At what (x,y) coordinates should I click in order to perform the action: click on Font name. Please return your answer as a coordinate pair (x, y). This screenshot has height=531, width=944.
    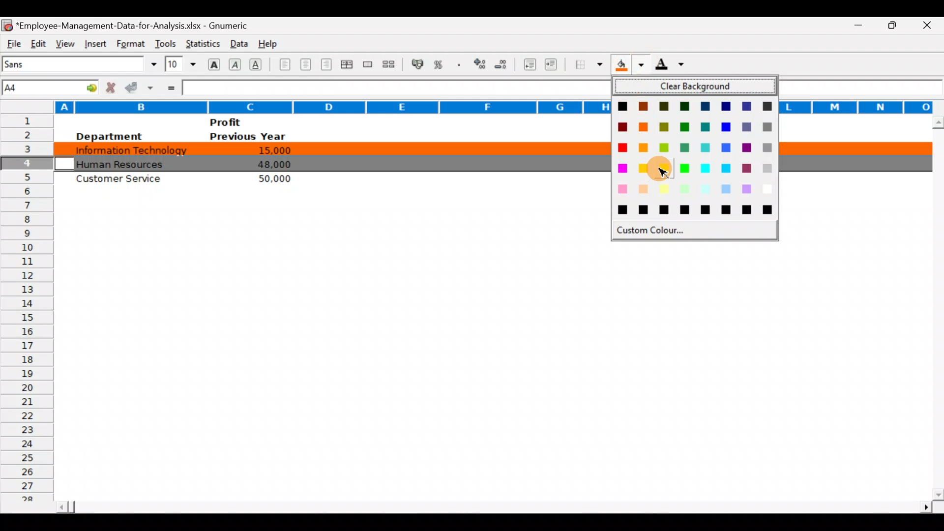
    Looking at the image, I should click on (81, 64).